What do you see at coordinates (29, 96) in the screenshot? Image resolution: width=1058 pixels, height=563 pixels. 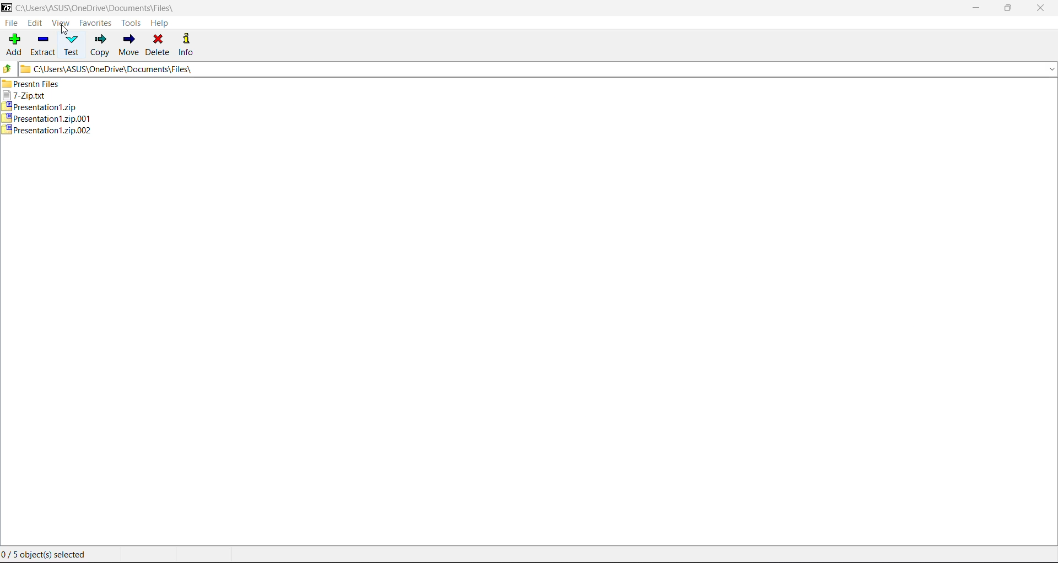 I see `7-Zip.txt` at bounding box center [29, 96].